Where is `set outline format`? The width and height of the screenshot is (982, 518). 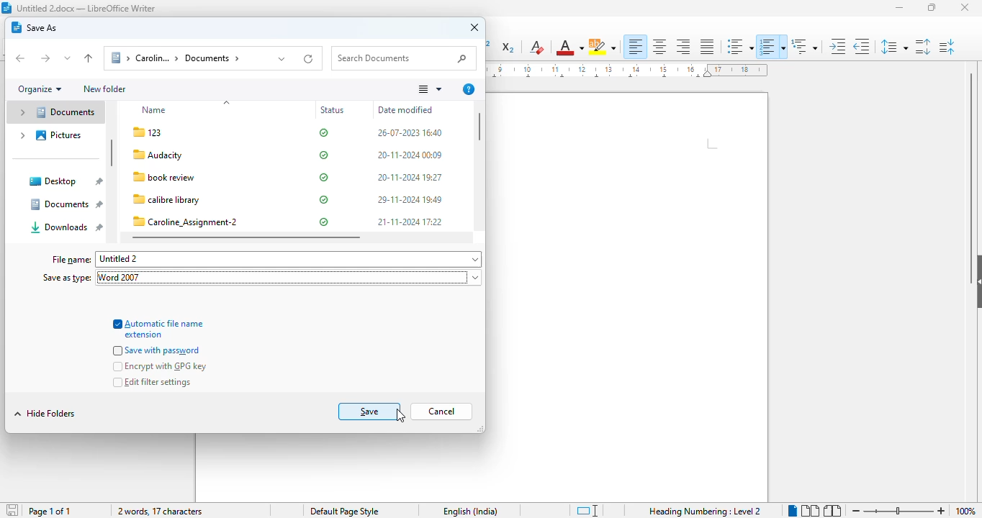 set outline format is located at coordinates (804, 45).